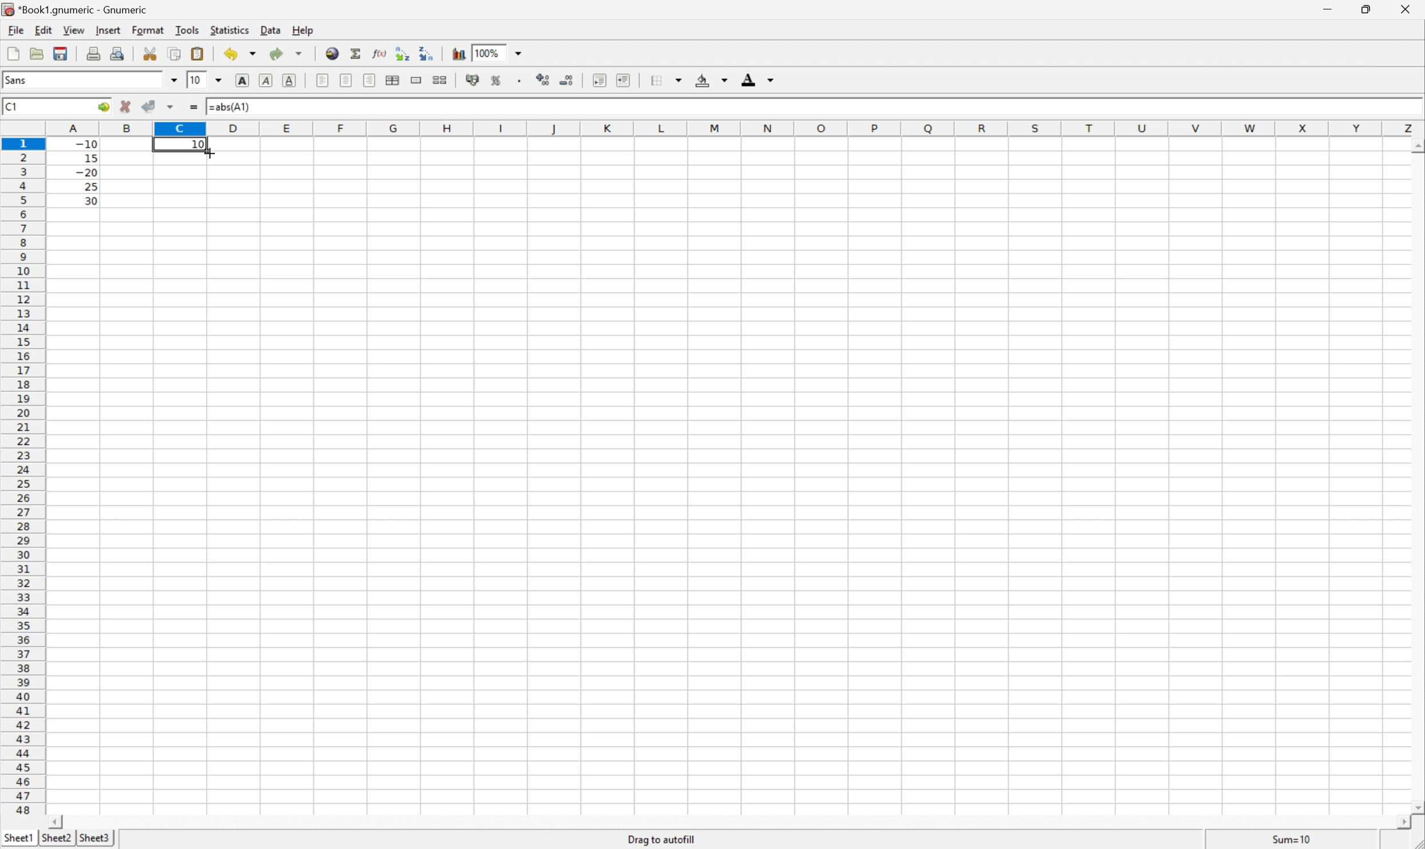  What do you see at coordinates (654, 80) in the screenshot?
I see `Borders` at bounding box center [654, 80].